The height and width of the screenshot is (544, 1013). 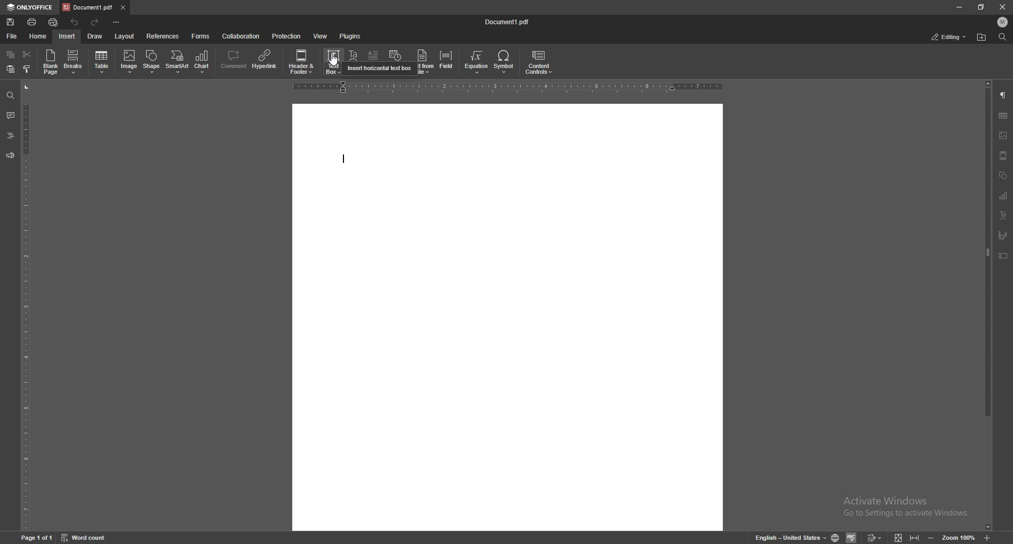 What do you see at coordinates (538, 63) in the screenshot?
I see `content controls` at bounding box center [538, 63].